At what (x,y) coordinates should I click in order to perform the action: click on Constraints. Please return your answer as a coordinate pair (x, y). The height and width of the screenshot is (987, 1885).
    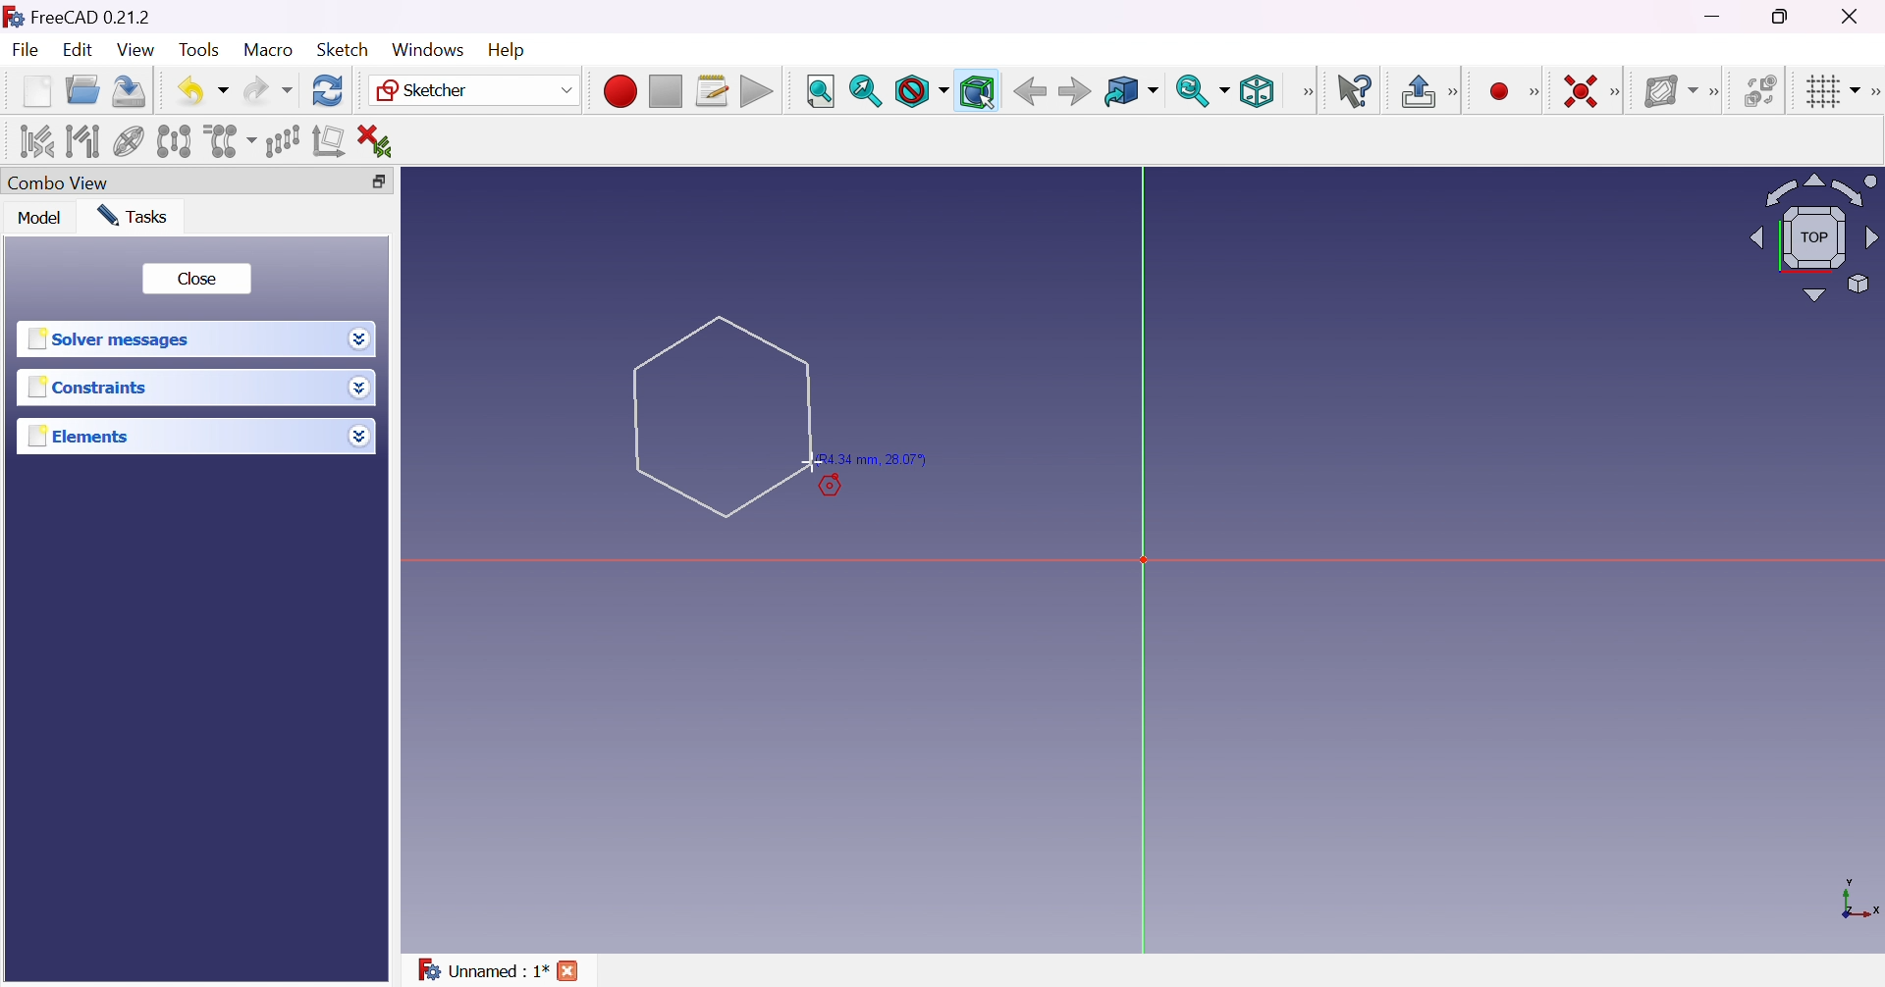
    Looking at the image, I should click on (93, 387).